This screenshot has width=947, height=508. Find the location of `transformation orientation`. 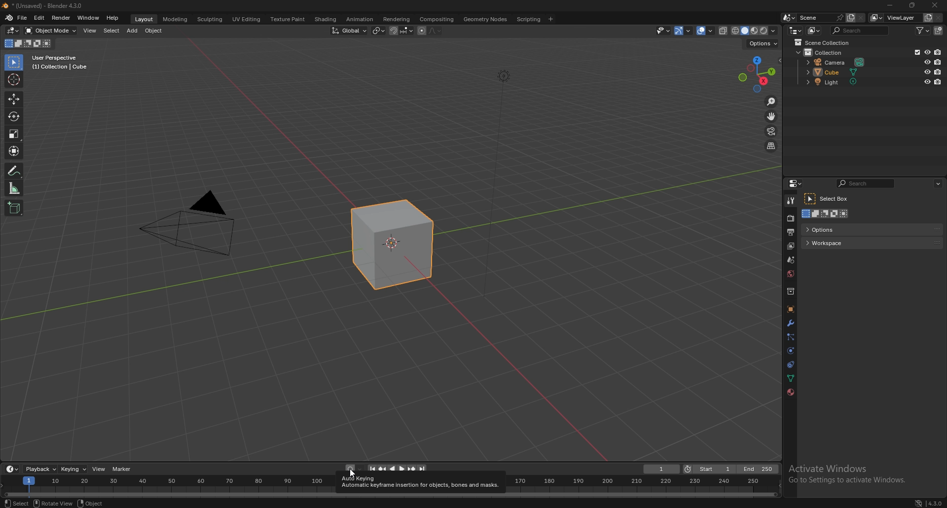

transformation orientation is located at coordinates (349, 30).